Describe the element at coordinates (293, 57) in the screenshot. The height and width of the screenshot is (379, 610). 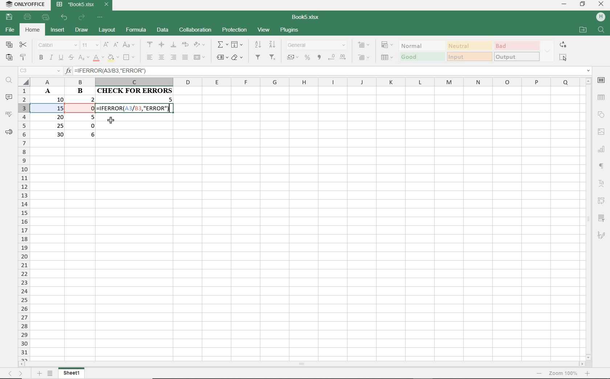
I see `ACCOUNTING STYLE` at that location.